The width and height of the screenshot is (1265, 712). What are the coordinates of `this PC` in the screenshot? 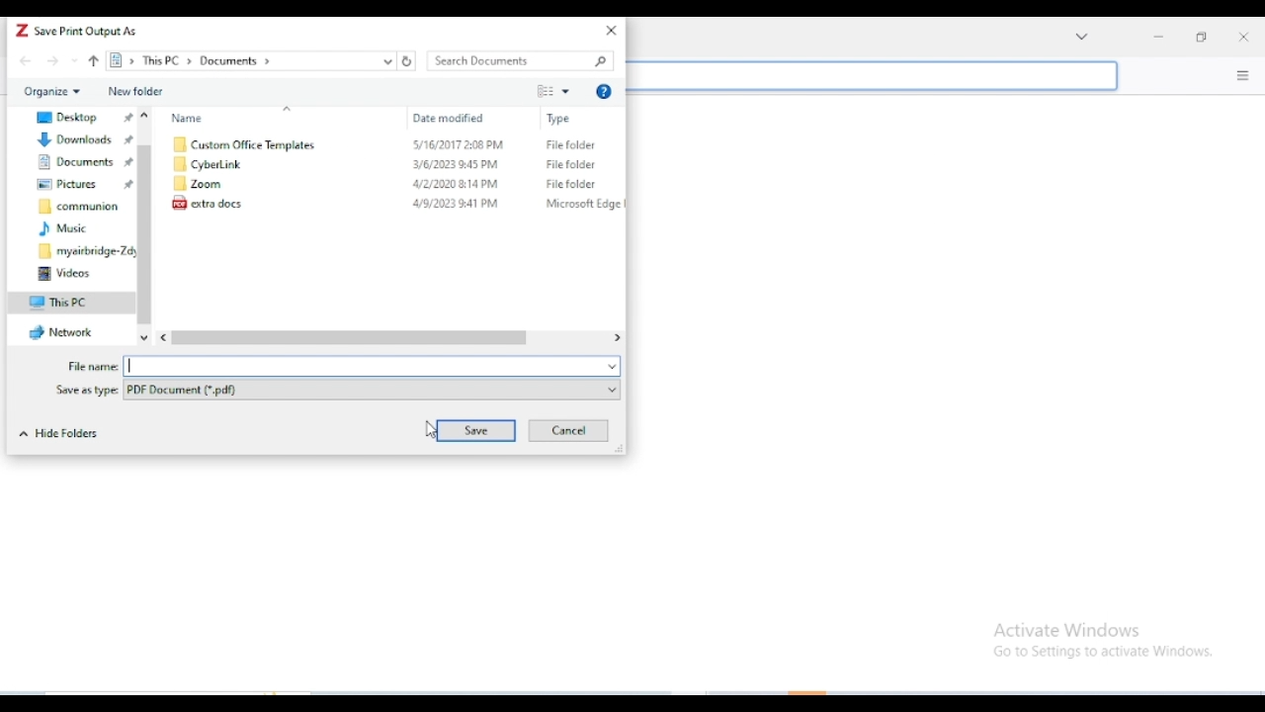 It's located at (62, 301).